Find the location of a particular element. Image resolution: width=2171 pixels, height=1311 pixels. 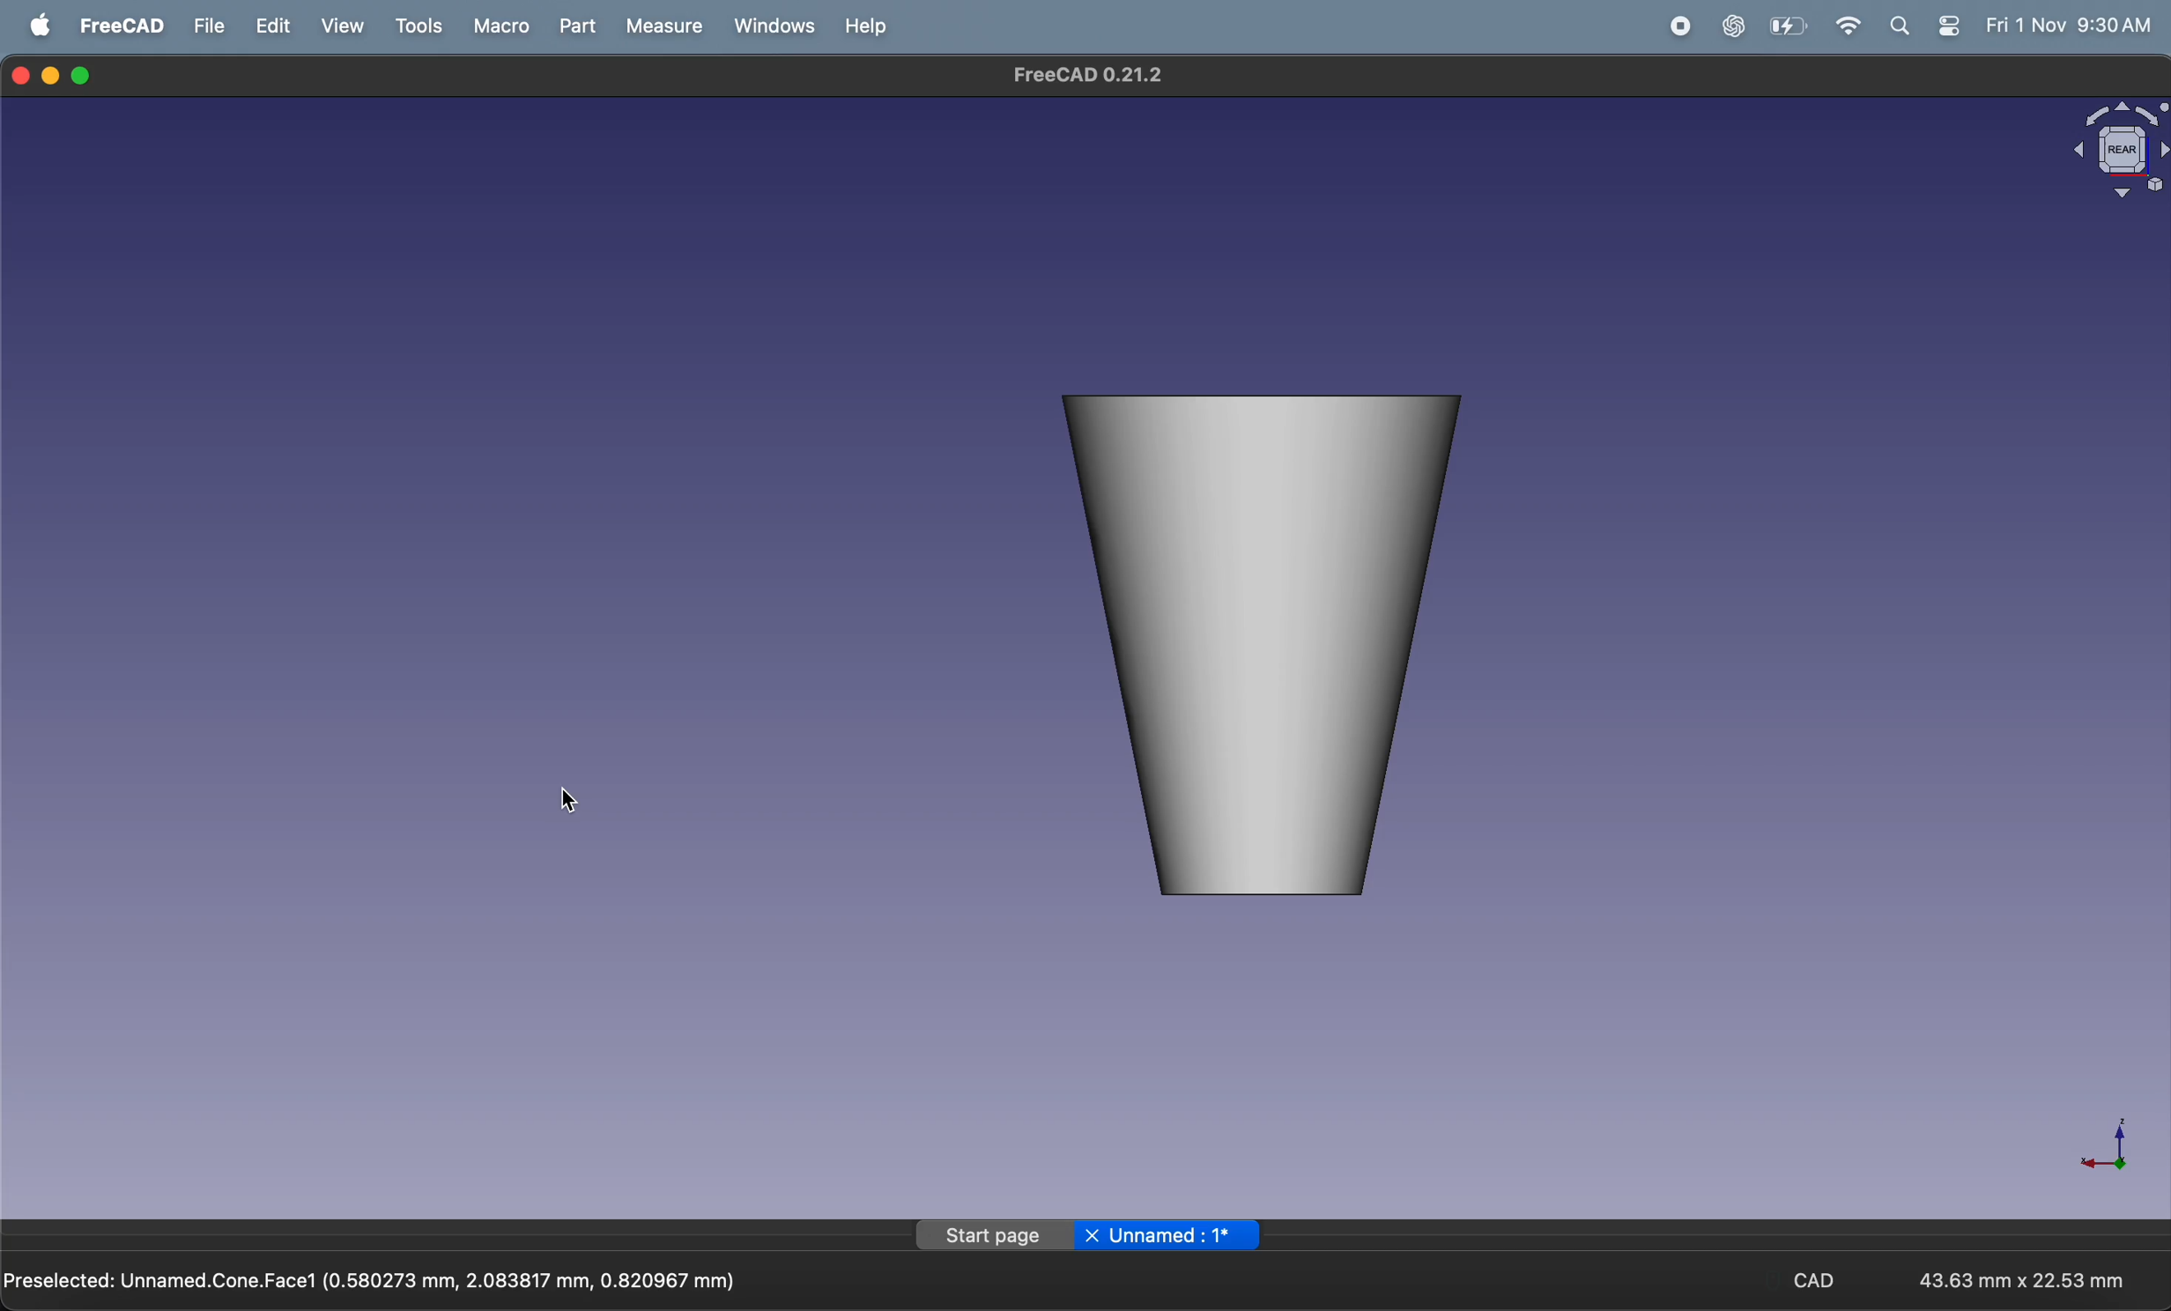

apple widget is located at coordinates (1952, 25).